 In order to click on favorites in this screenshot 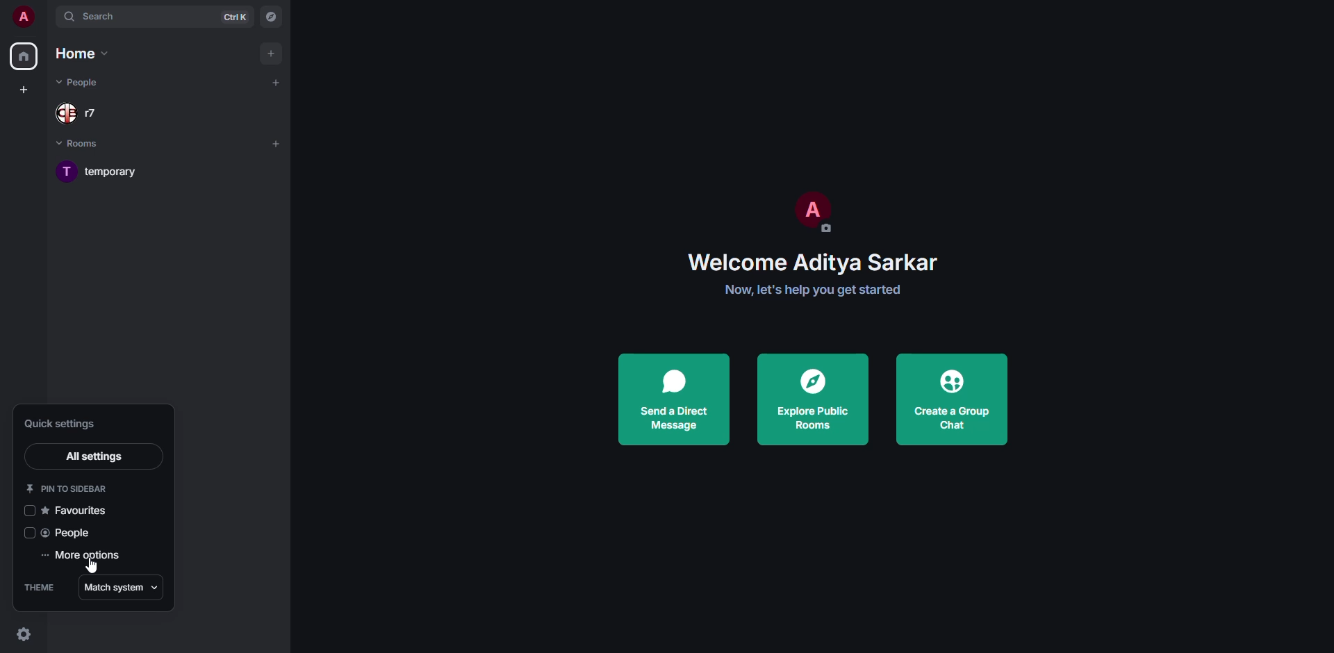, I will do `click(82, 512)`.